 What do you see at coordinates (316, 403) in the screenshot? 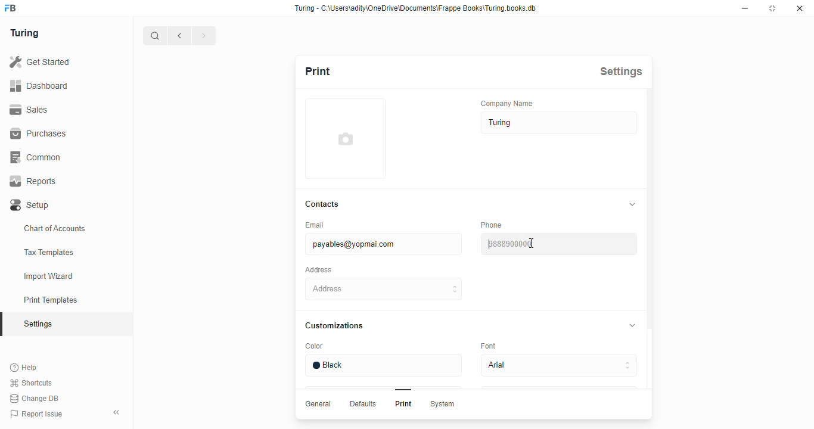
I see `General` at bounding box center [316, 403].